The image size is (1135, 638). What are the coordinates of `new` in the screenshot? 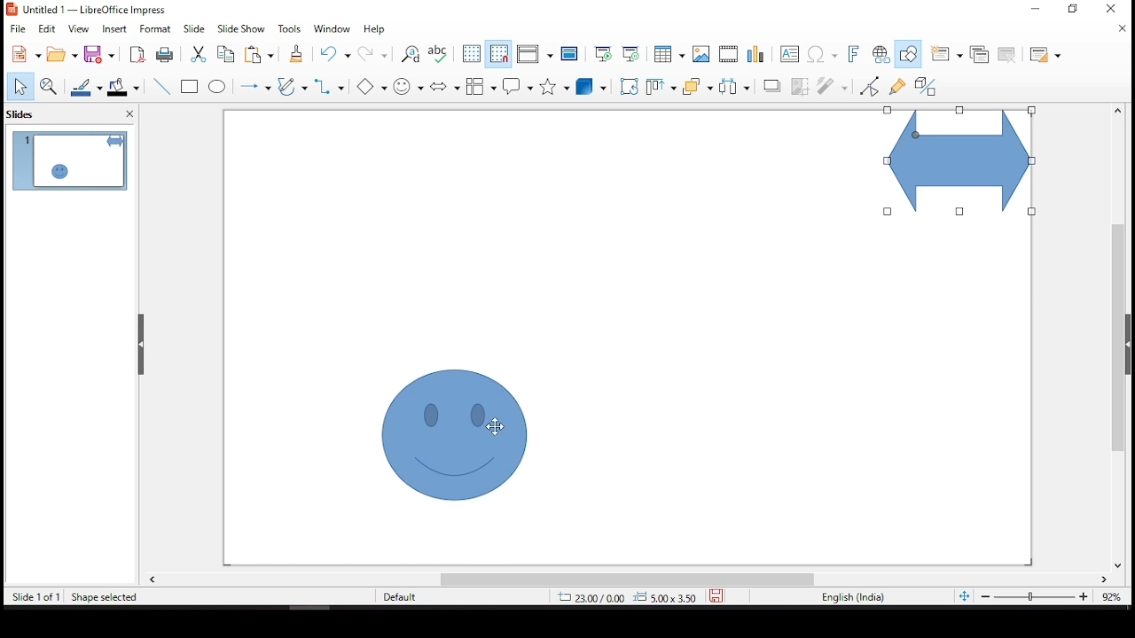 It's located at (22, 55).